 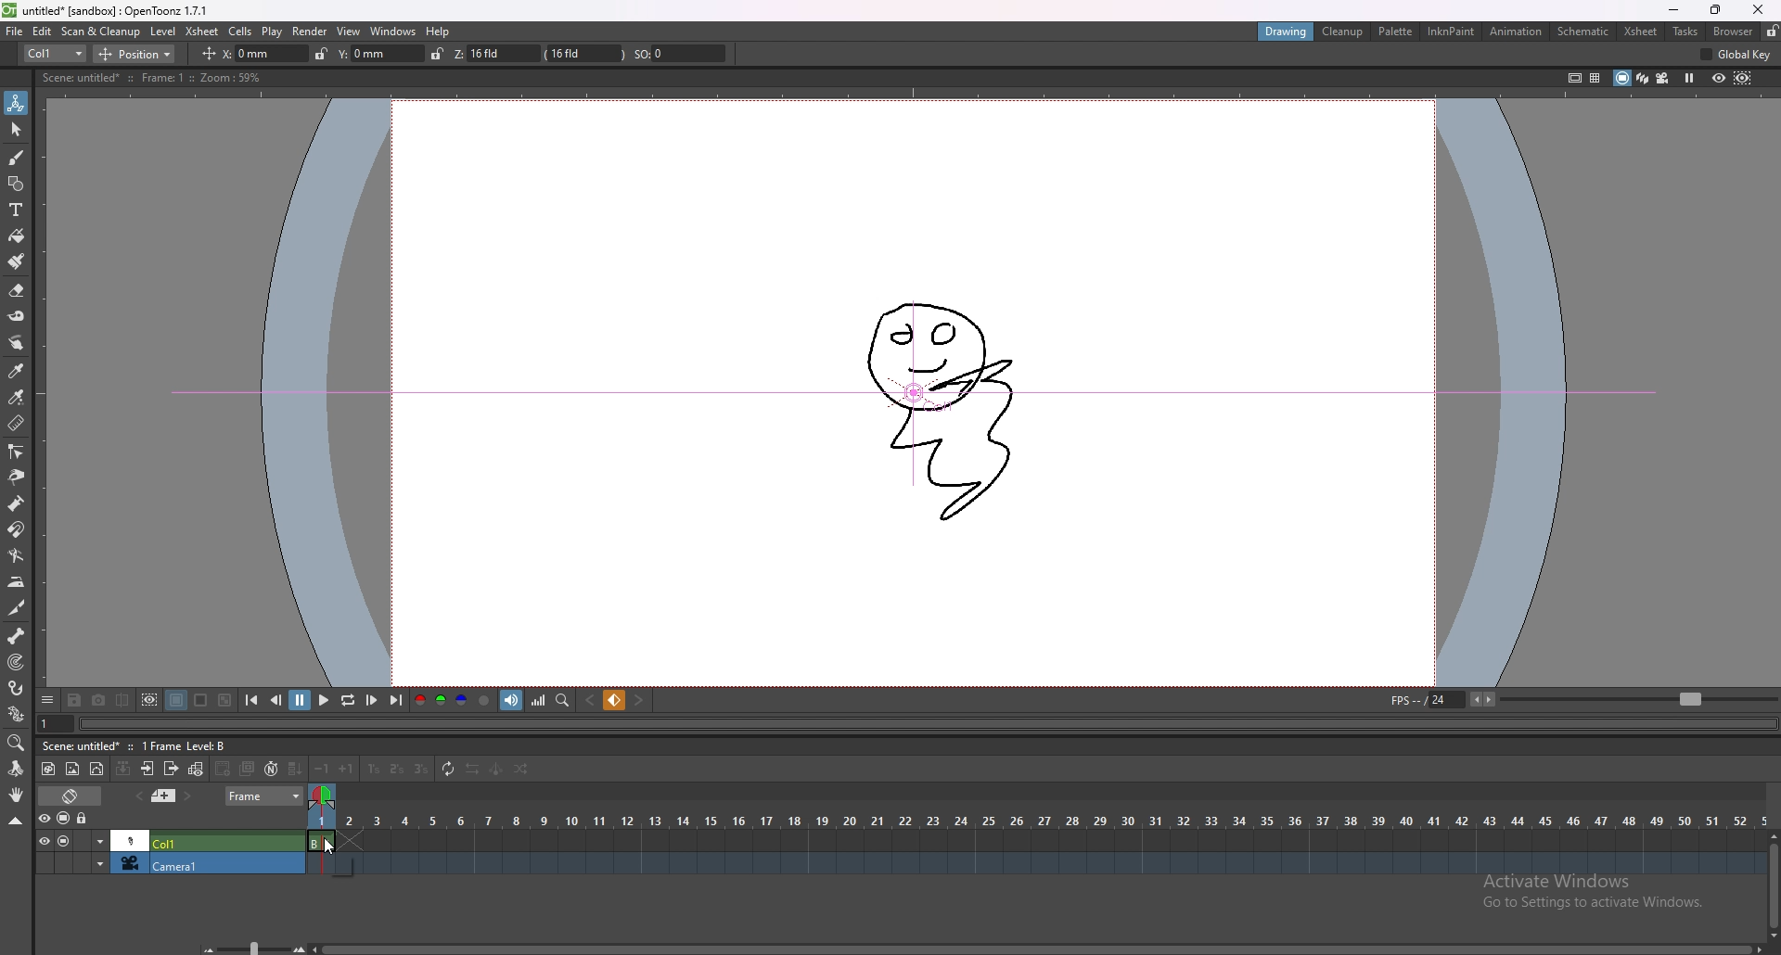 I want to click on preview, so click(x=1719, y=77).